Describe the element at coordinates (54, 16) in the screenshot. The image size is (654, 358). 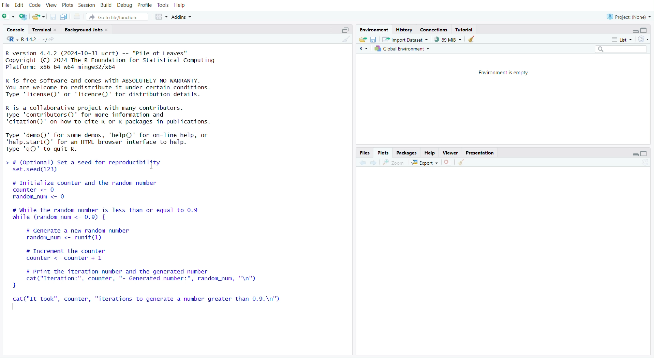
I see `Save current document (Ctrl + S)` at that location.